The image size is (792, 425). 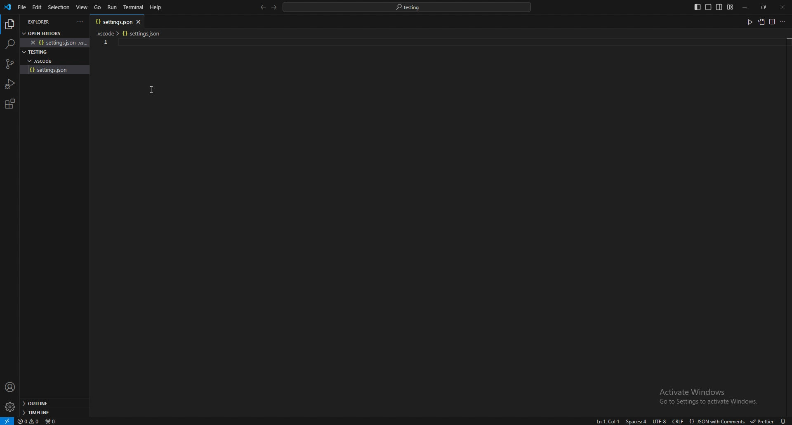 I want to click on language, so click(x=717, y=421).